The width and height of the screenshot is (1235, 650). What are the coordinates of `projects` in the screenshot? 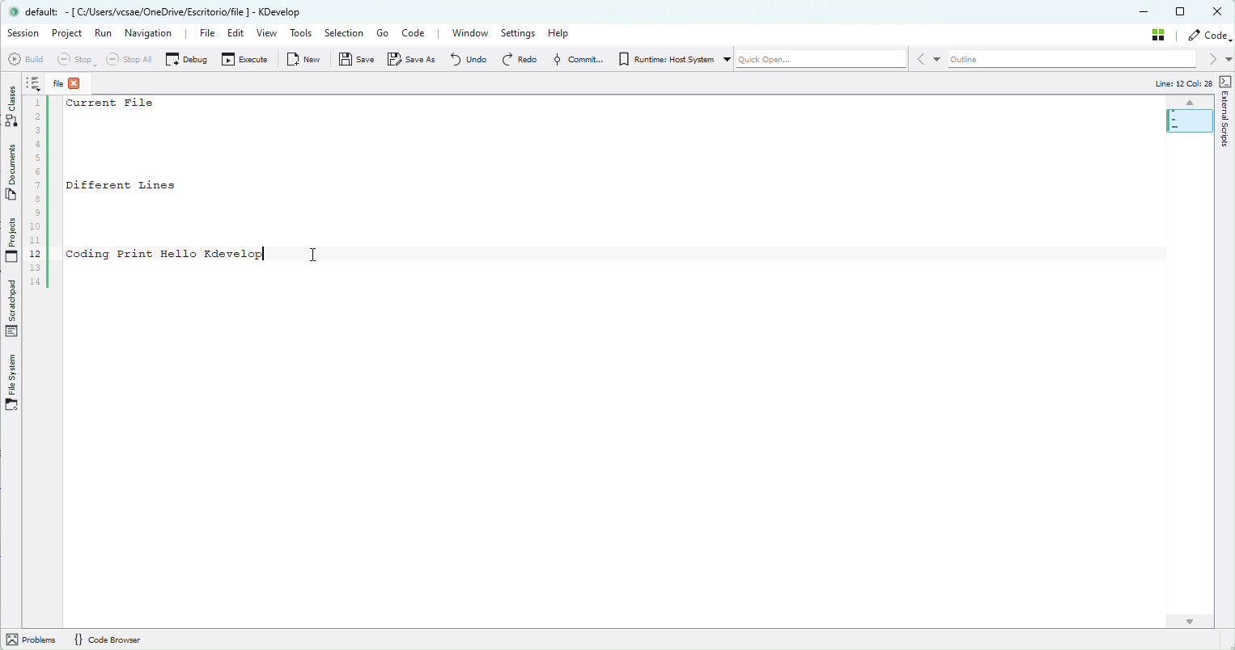 It's located at (12, 238).